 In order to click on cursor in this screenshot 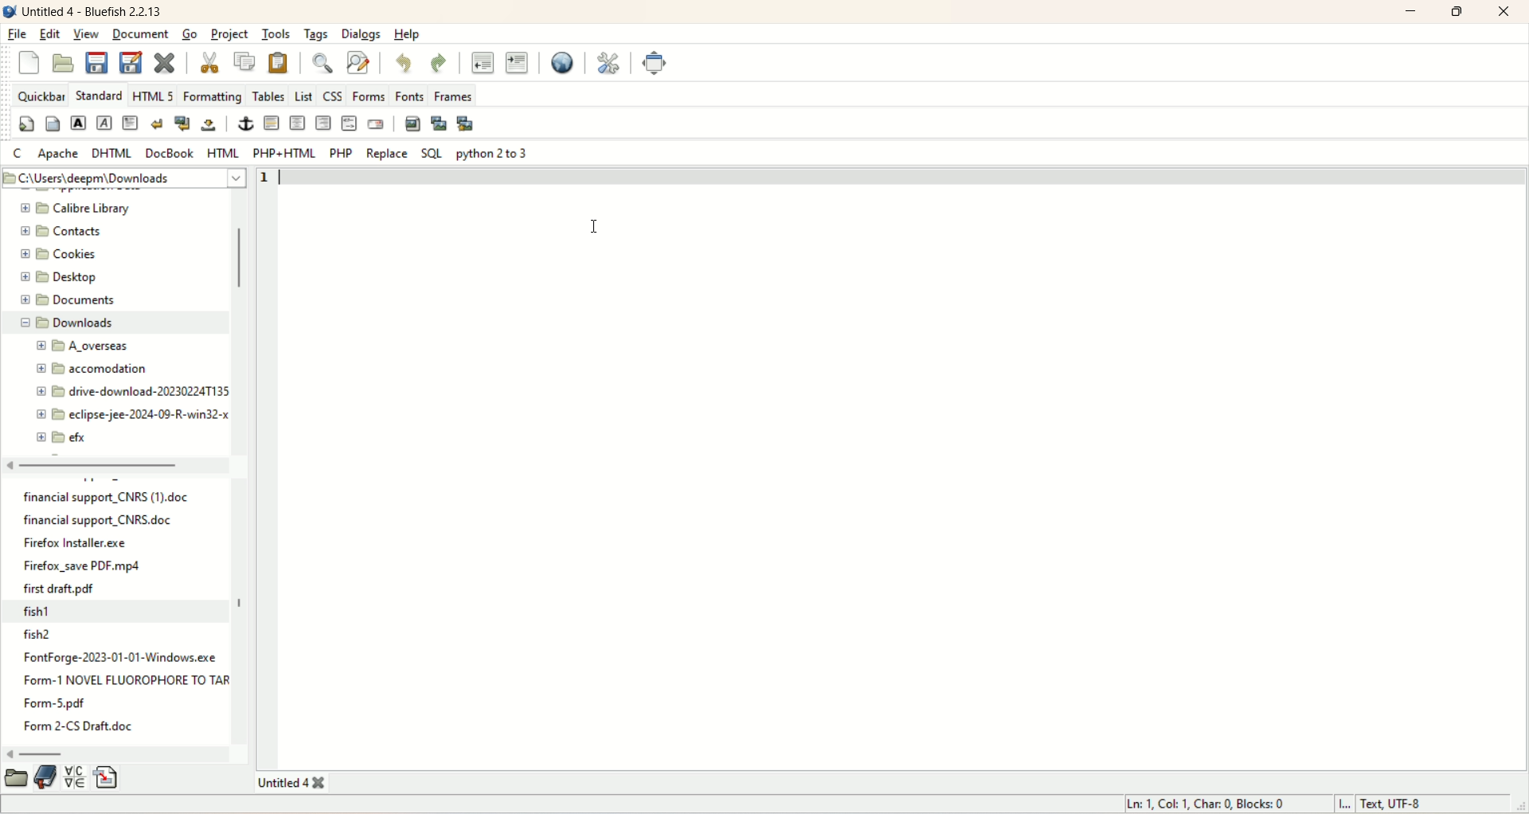, I will do `click(290, 177)`.